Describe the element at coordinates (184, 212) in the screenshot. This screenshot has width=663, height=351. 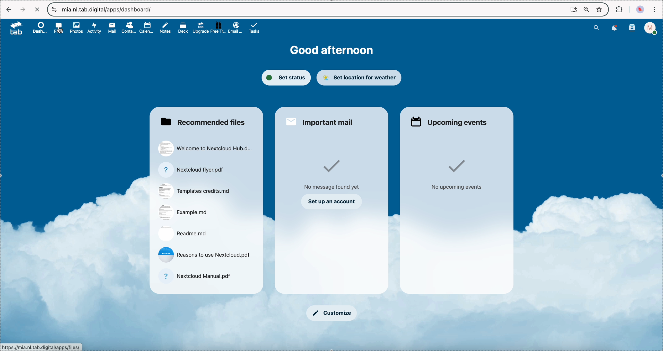
I see `file` at that location.